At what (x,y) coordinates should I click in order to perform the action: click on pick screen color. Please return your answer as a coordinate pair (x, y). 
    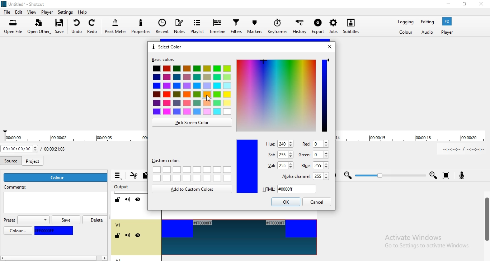
    Looking at the image, I should click on (192, 123).